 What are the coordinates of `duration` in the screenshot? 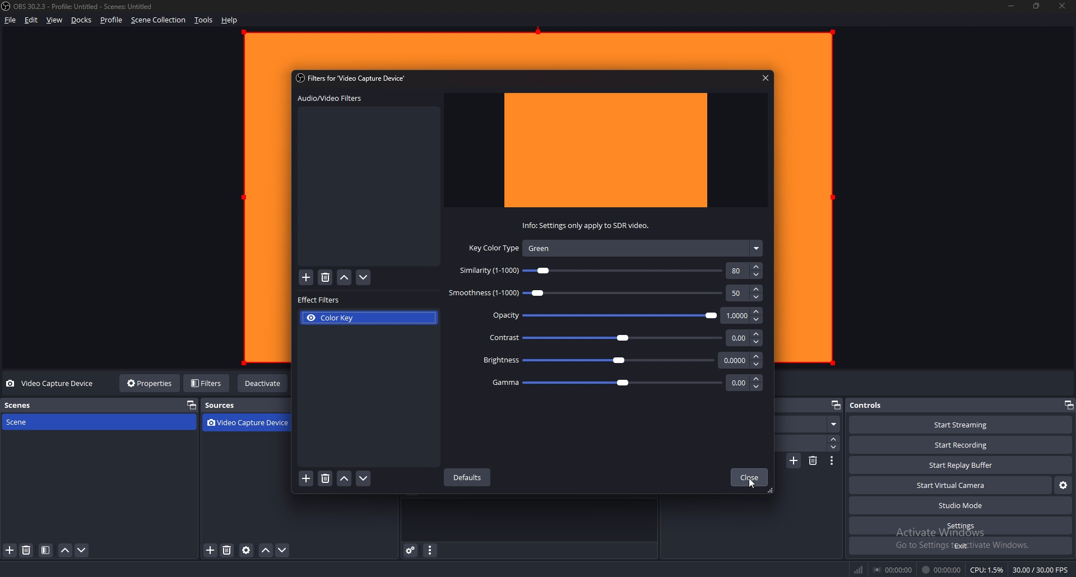 It's located at (804, 443).